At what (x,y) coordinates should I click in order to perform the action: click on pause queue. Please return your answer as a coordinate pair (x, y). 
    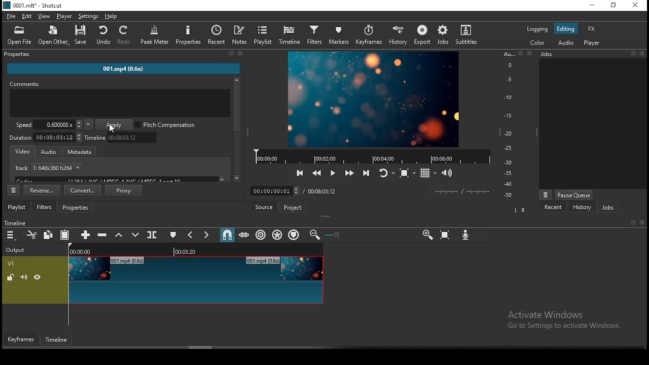
    Looking at the image, I should click on (574, 196).